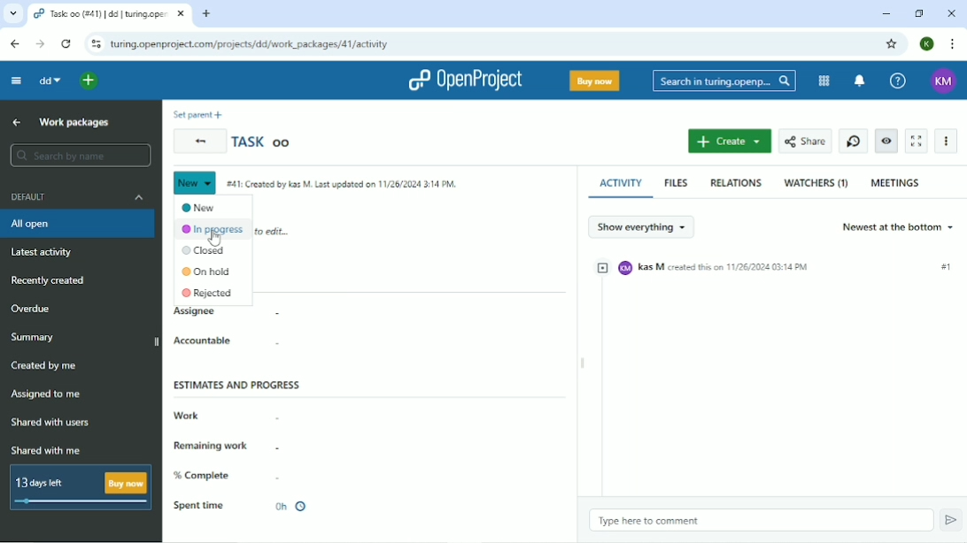 Image resolution: width=967 pixels, height=543 pixels. What do you see at coordinates (737, 181) in the screenshot?
I see `RELATIONS` at bounding box center [737, 181].